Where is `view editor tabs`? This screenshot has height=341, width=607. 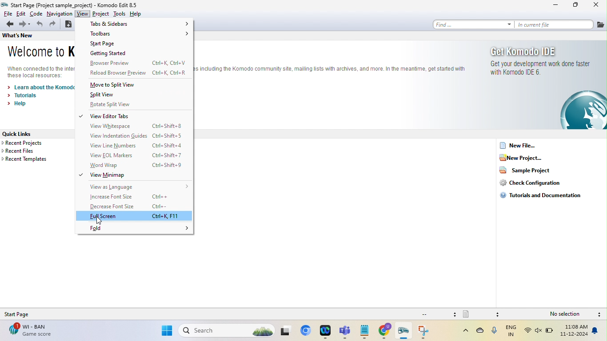 view editor tabs is located at coordinates (116, 116).